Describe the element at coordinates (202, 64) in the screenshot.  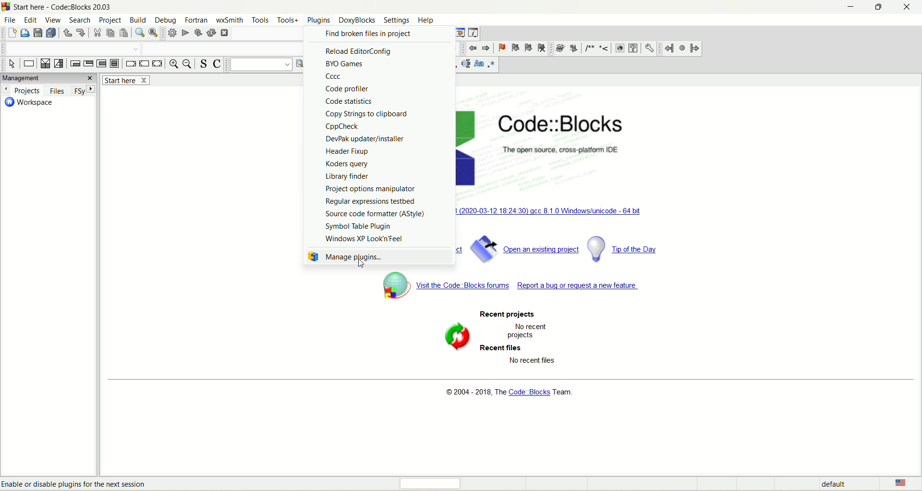
I see `toggle source` at that location.